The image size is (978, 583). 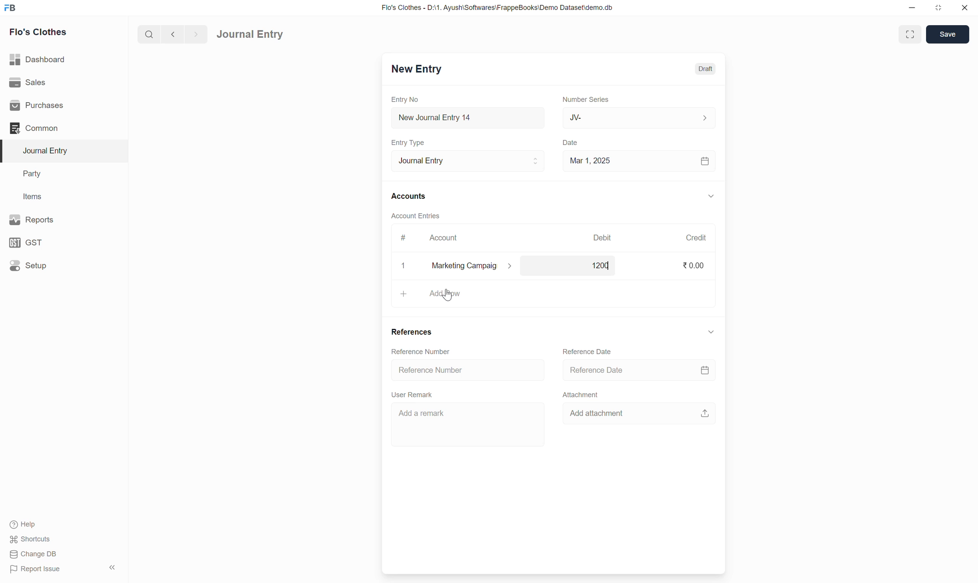 I want to click on Add attachment, so click(x=604, y=414).